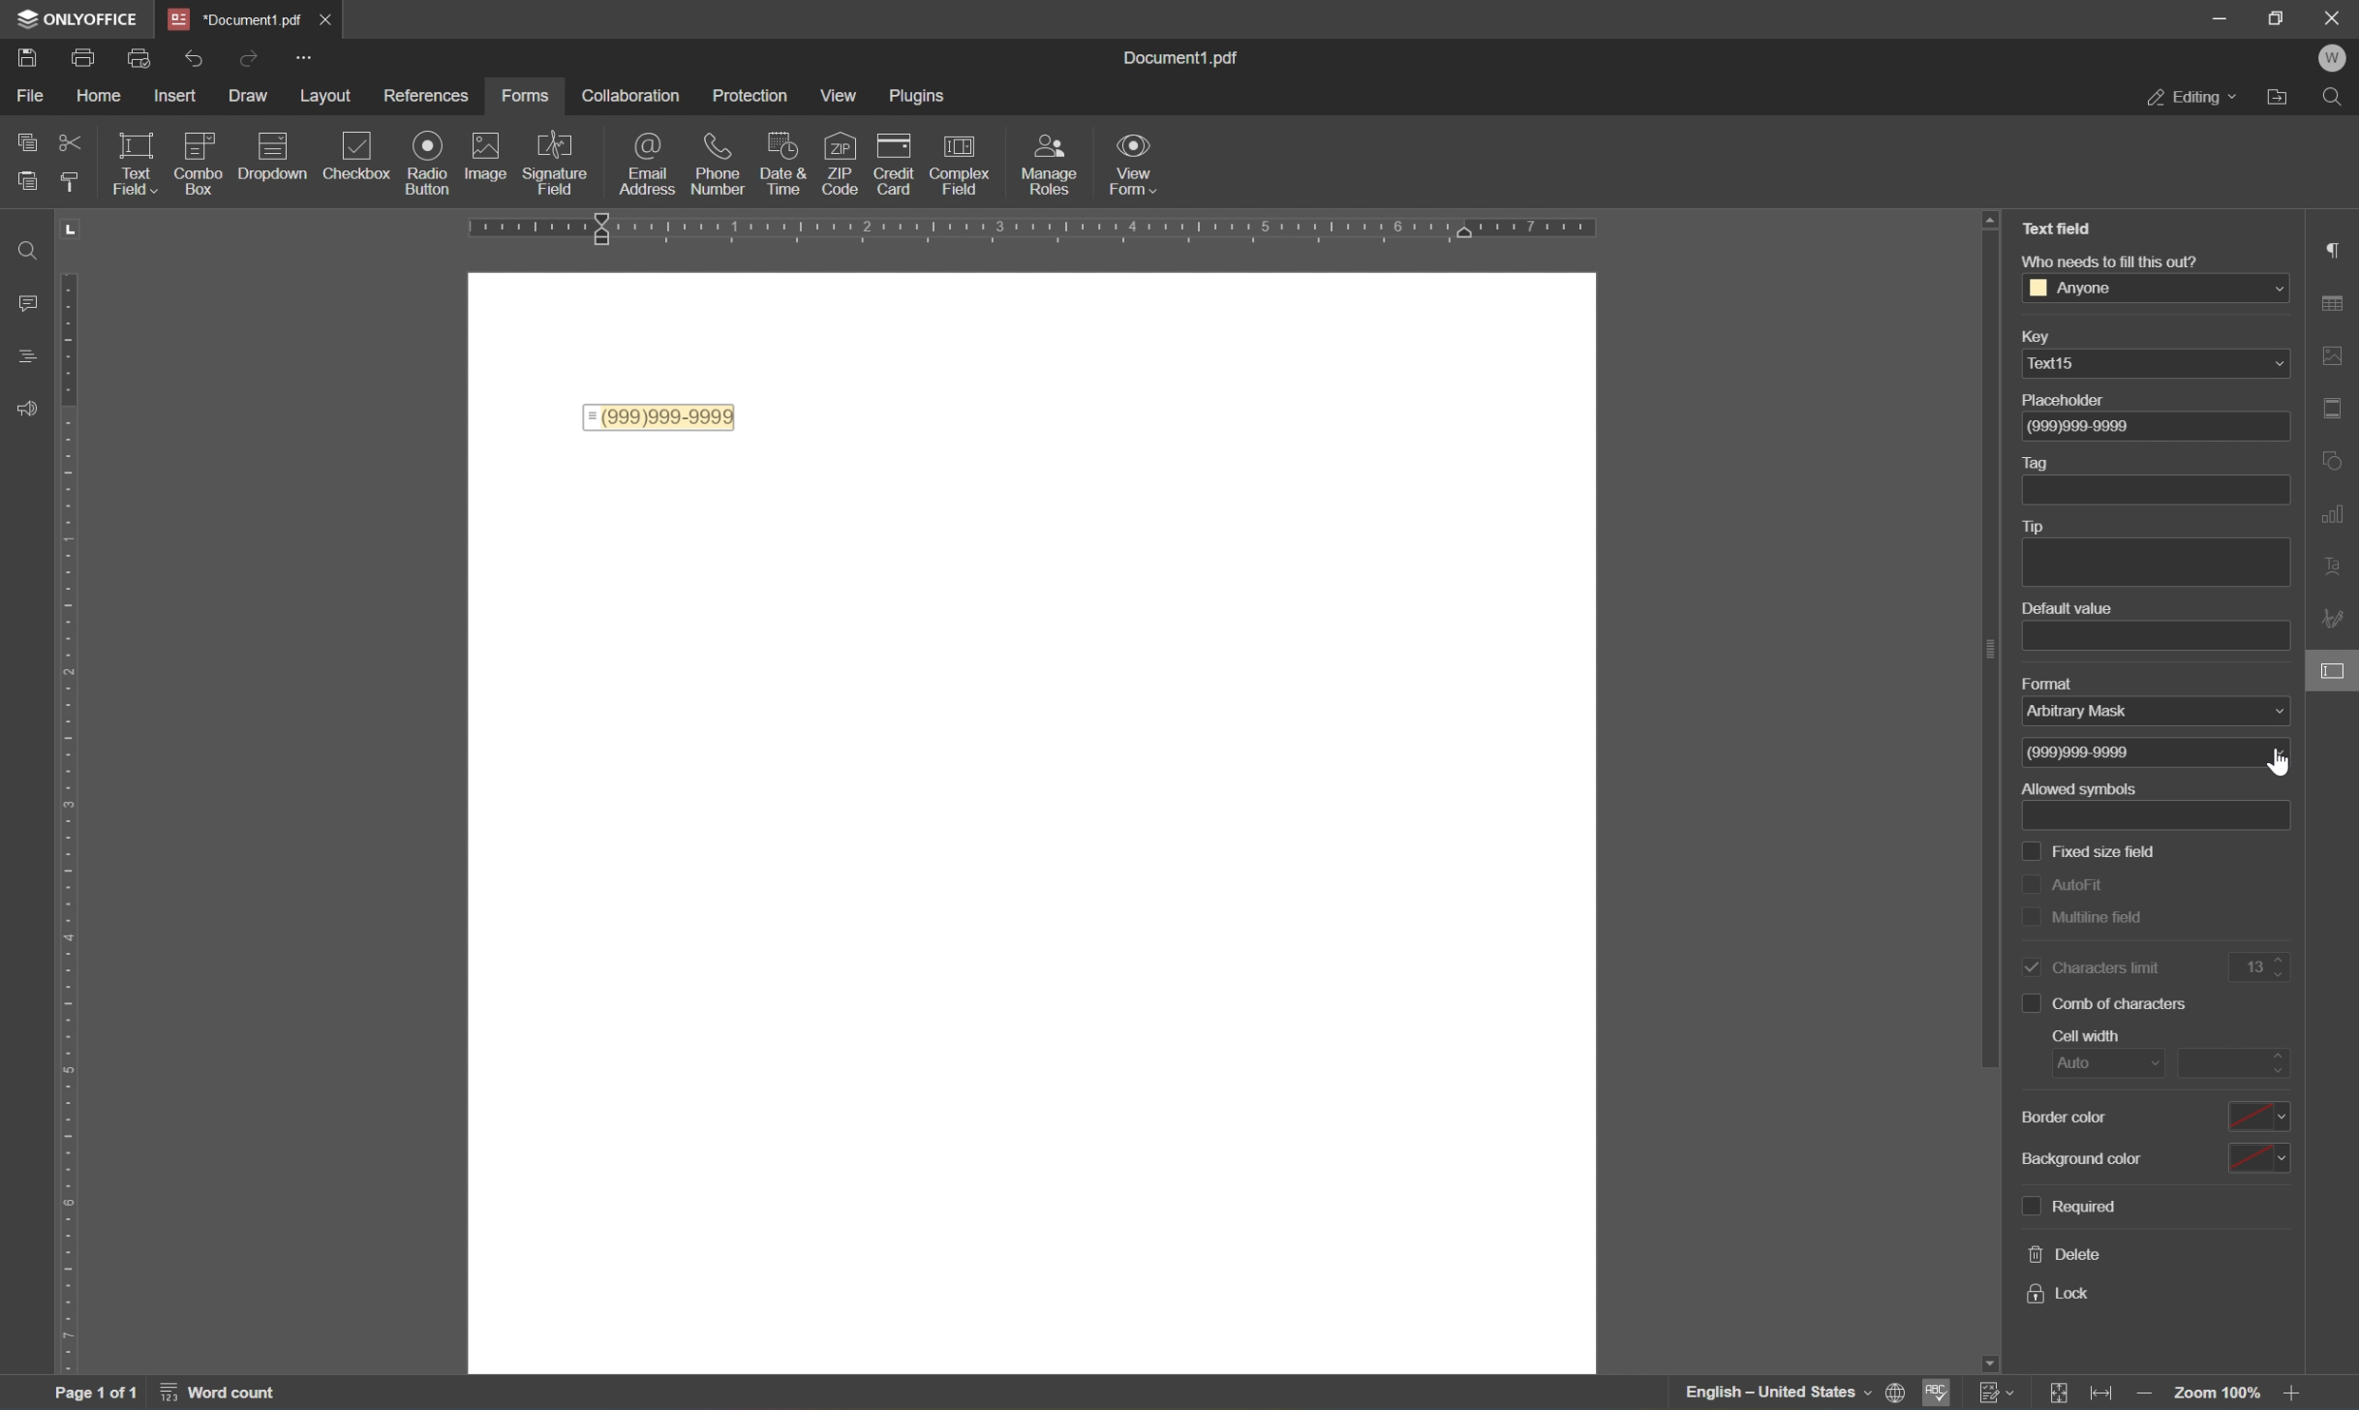  What do you see at coordinates (1189, 57) in the screenshot?
I see `document1.pdf` at bounding box center [1189, 57].